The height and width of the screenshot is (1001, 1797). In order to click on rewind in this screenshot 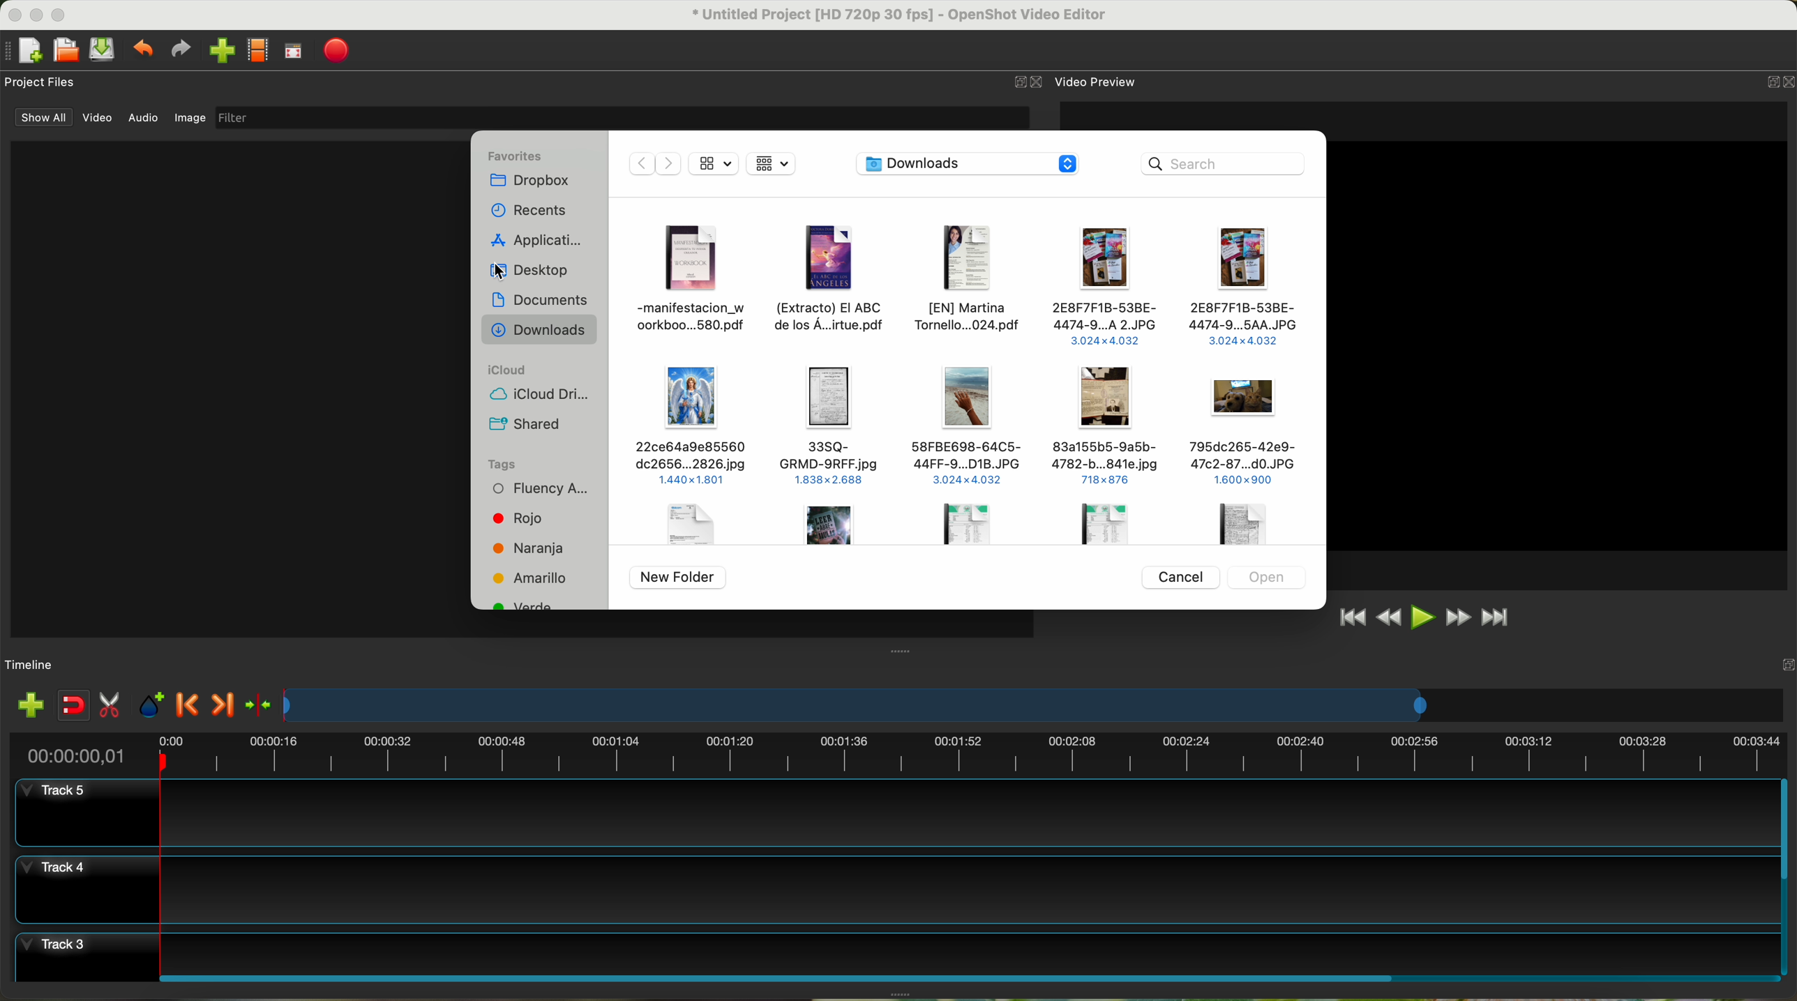, I will do `click(1390, 618)`.